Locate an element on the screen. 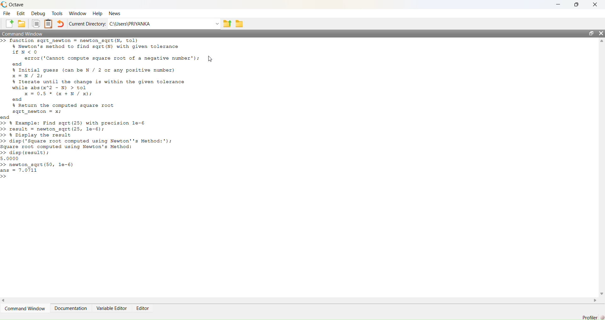 This screenshot has width=605, height=320. Close is located at coordinates (594, 4).